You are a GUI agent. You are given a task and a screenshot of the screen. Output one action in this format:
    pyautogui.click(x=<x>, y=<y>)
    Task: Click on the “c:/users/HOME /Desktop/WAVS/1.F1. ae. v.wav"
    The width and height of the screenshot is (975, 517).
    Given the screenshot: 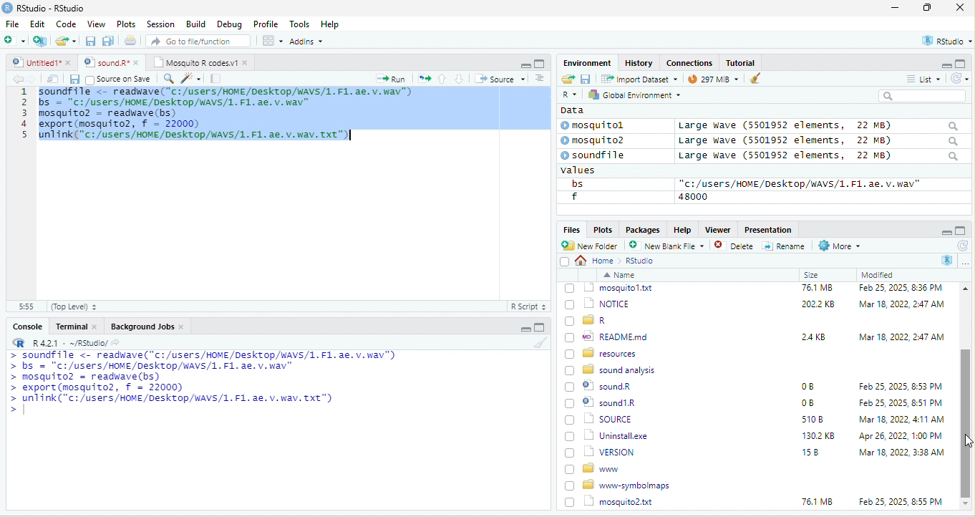 What is the action you would take?
    pyautogui.click(x=800, y=183)
    